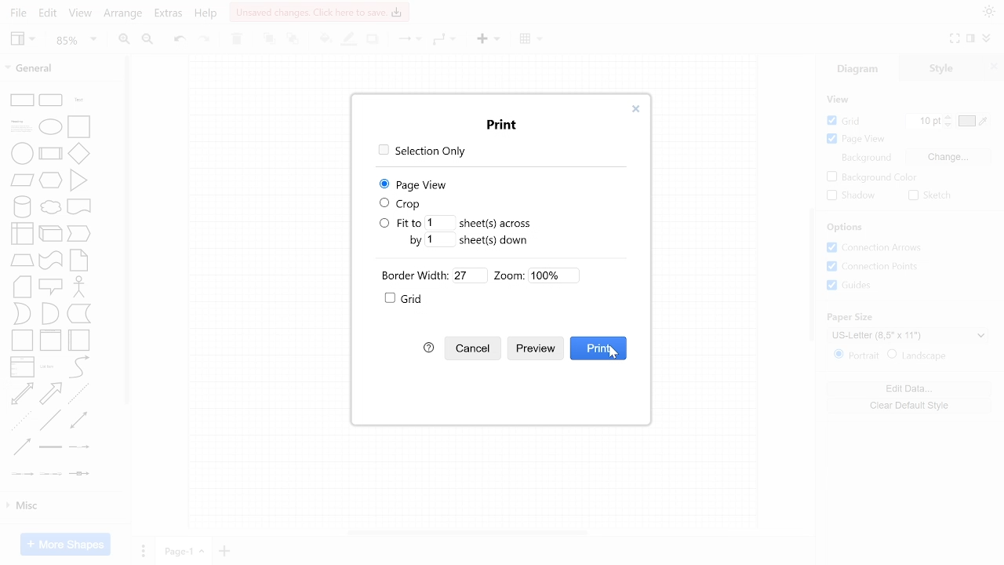  I want to click on Redo, so click(205, 40).